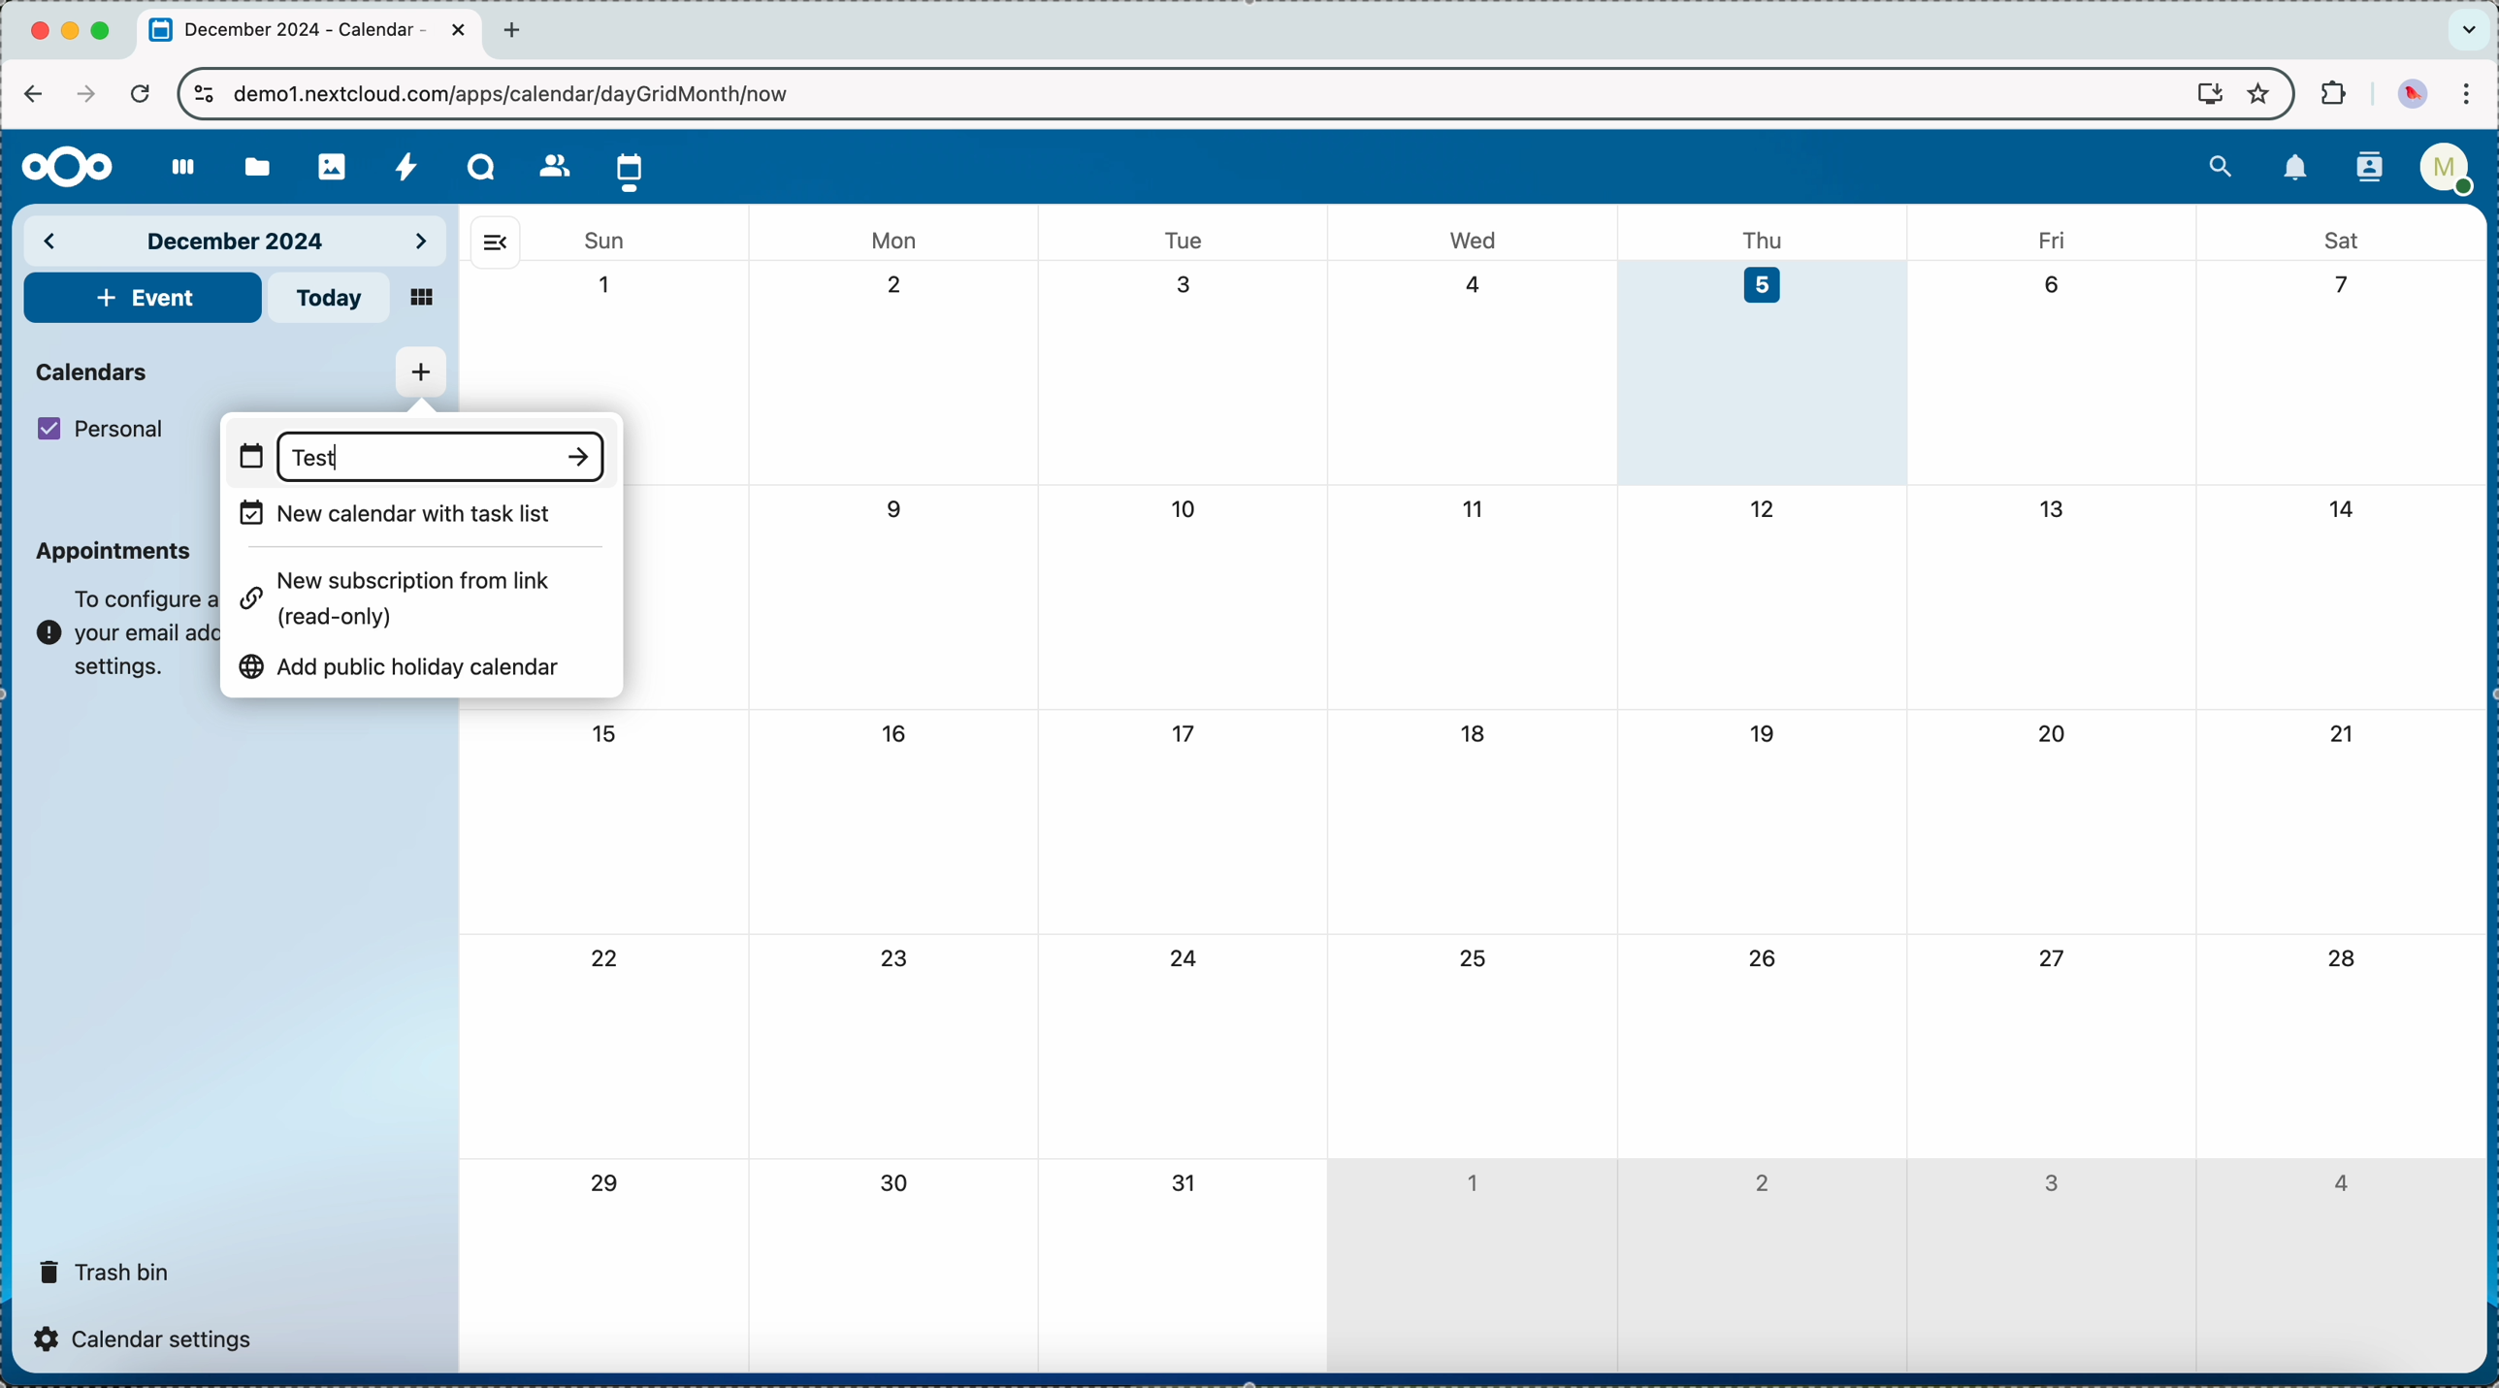 The height and width of the screenshot is (1388, 2499). Describe the element at coordinates (2341, 239) in the screenshot. I see `sat` at that location.